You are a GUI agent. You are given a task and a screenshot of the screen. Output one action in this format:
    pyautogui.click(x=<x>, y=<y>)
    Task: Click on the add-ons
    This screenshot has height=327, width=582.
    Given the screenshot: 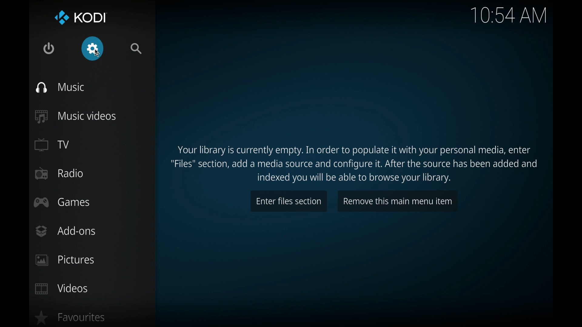 What is the action you would take?
    pyautogui.click(x=65, y=231)
    